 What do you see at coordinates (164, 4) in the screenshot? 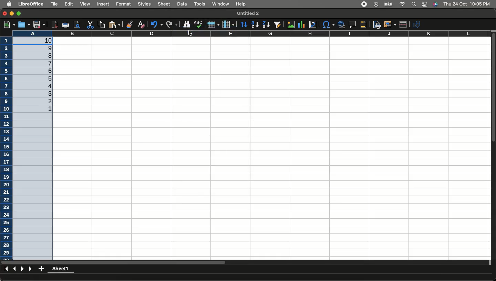
I see `Sheet` at bounding box center [164, 4].